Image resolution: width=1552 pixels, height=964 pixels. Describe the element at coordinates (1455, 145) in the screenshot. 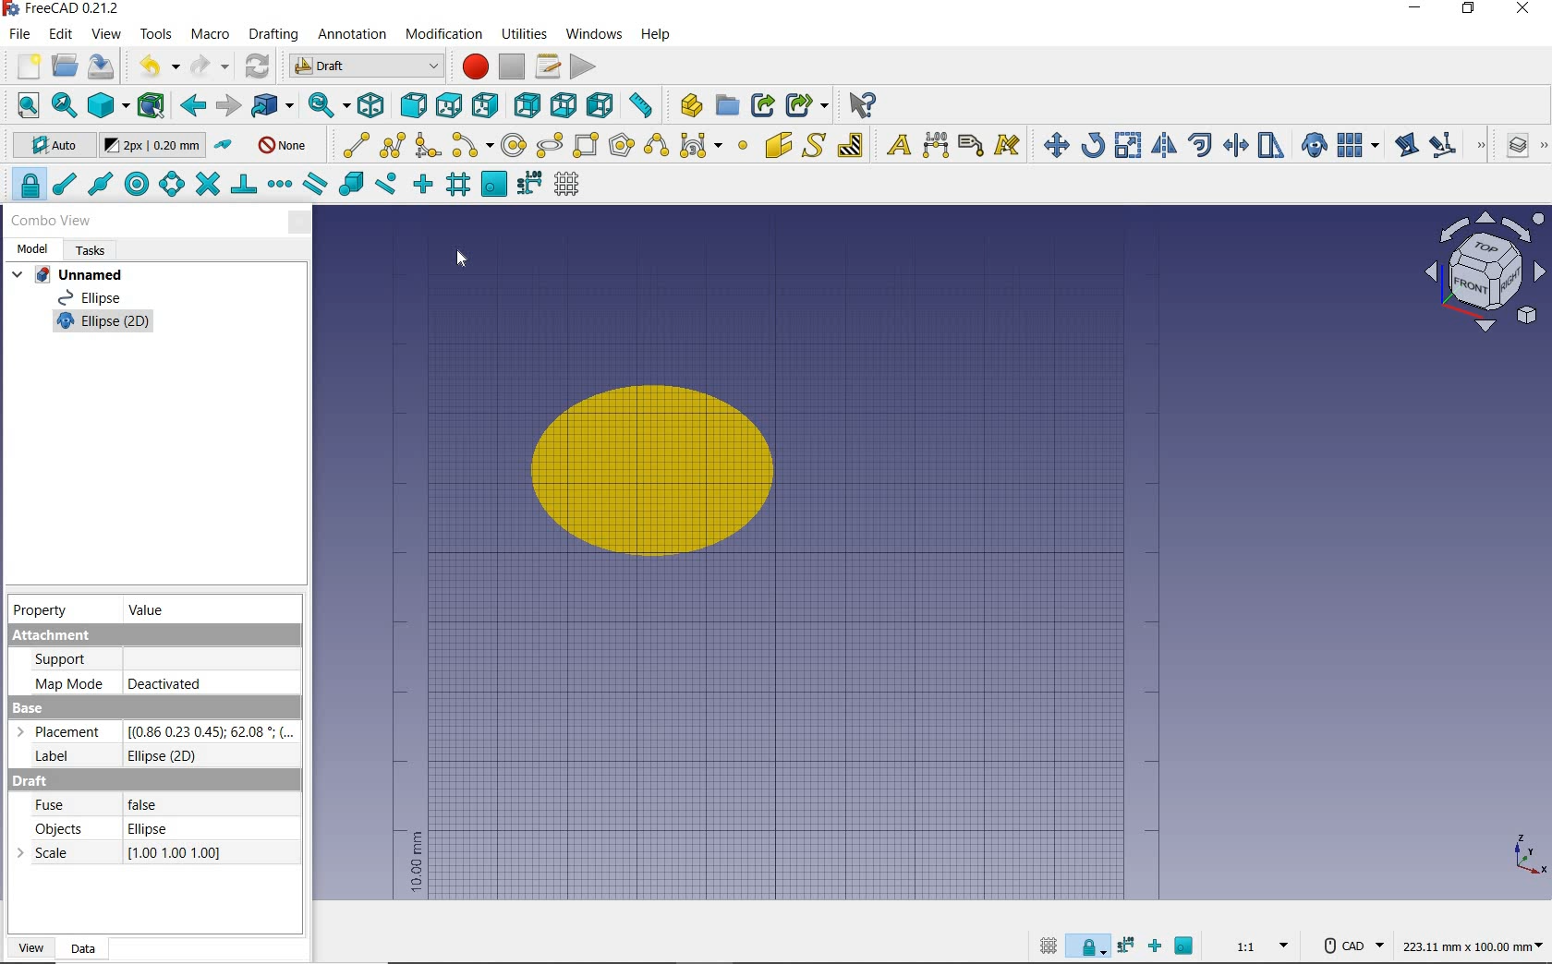

I see `sub element highlight` at that location.